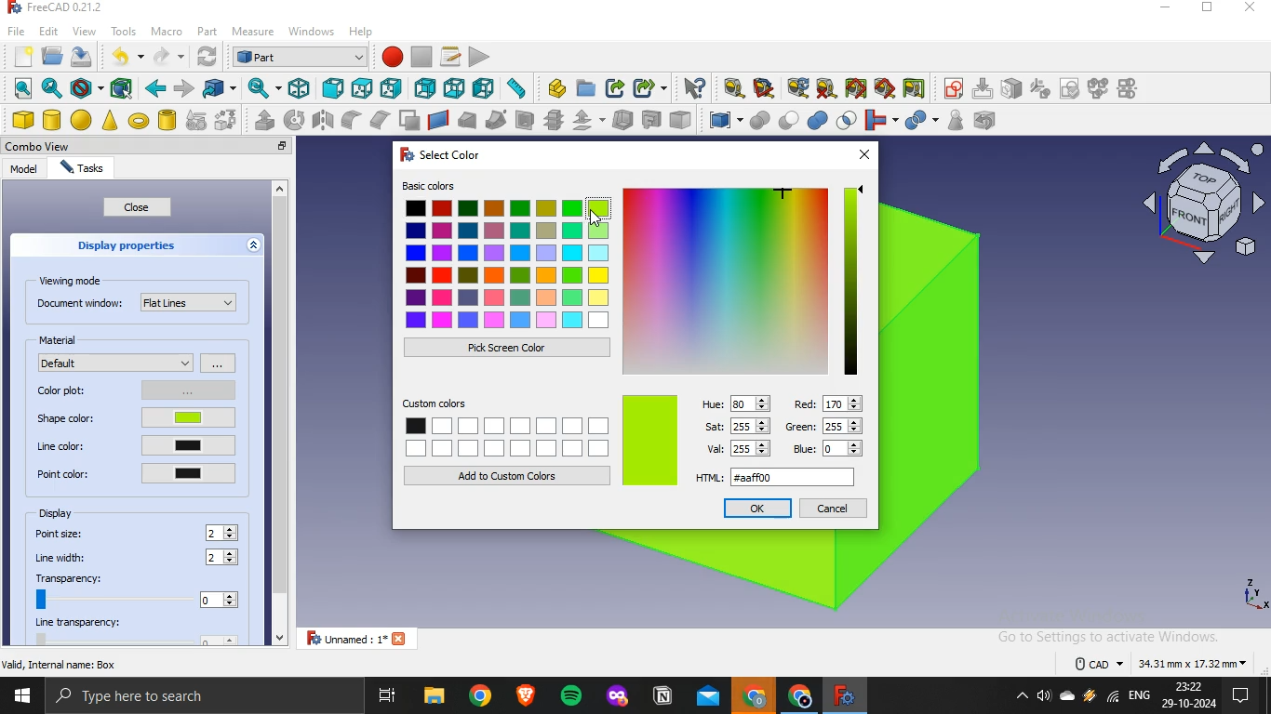  Describe the element at coordinates (1090, 696) in the screenshot. I see `winamp agent` at that location.